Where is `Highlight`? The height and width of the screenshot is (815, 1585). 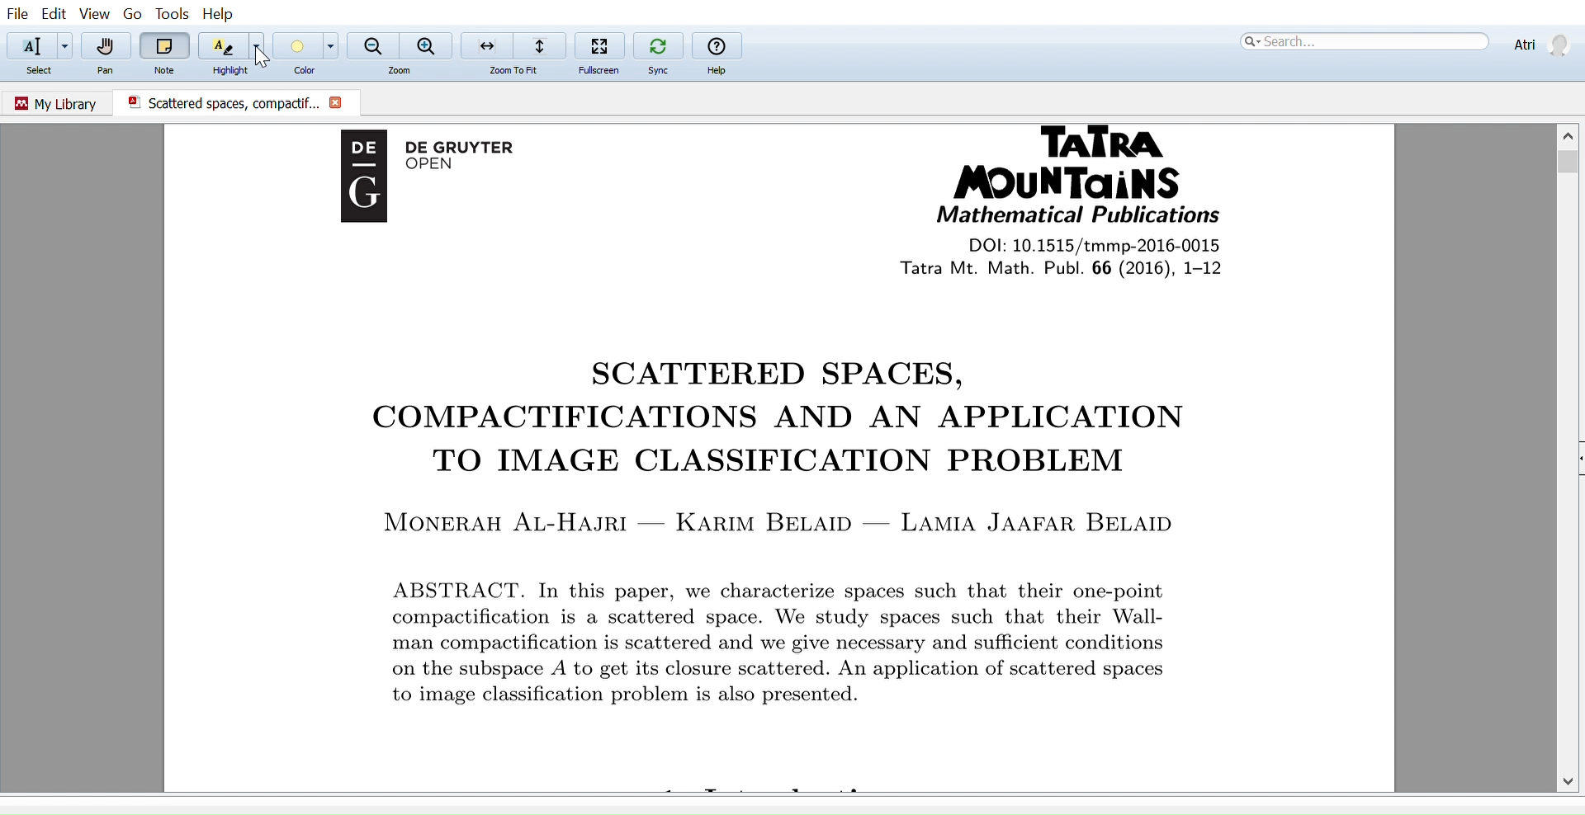
Highlight is located at coordinates (222, 45).